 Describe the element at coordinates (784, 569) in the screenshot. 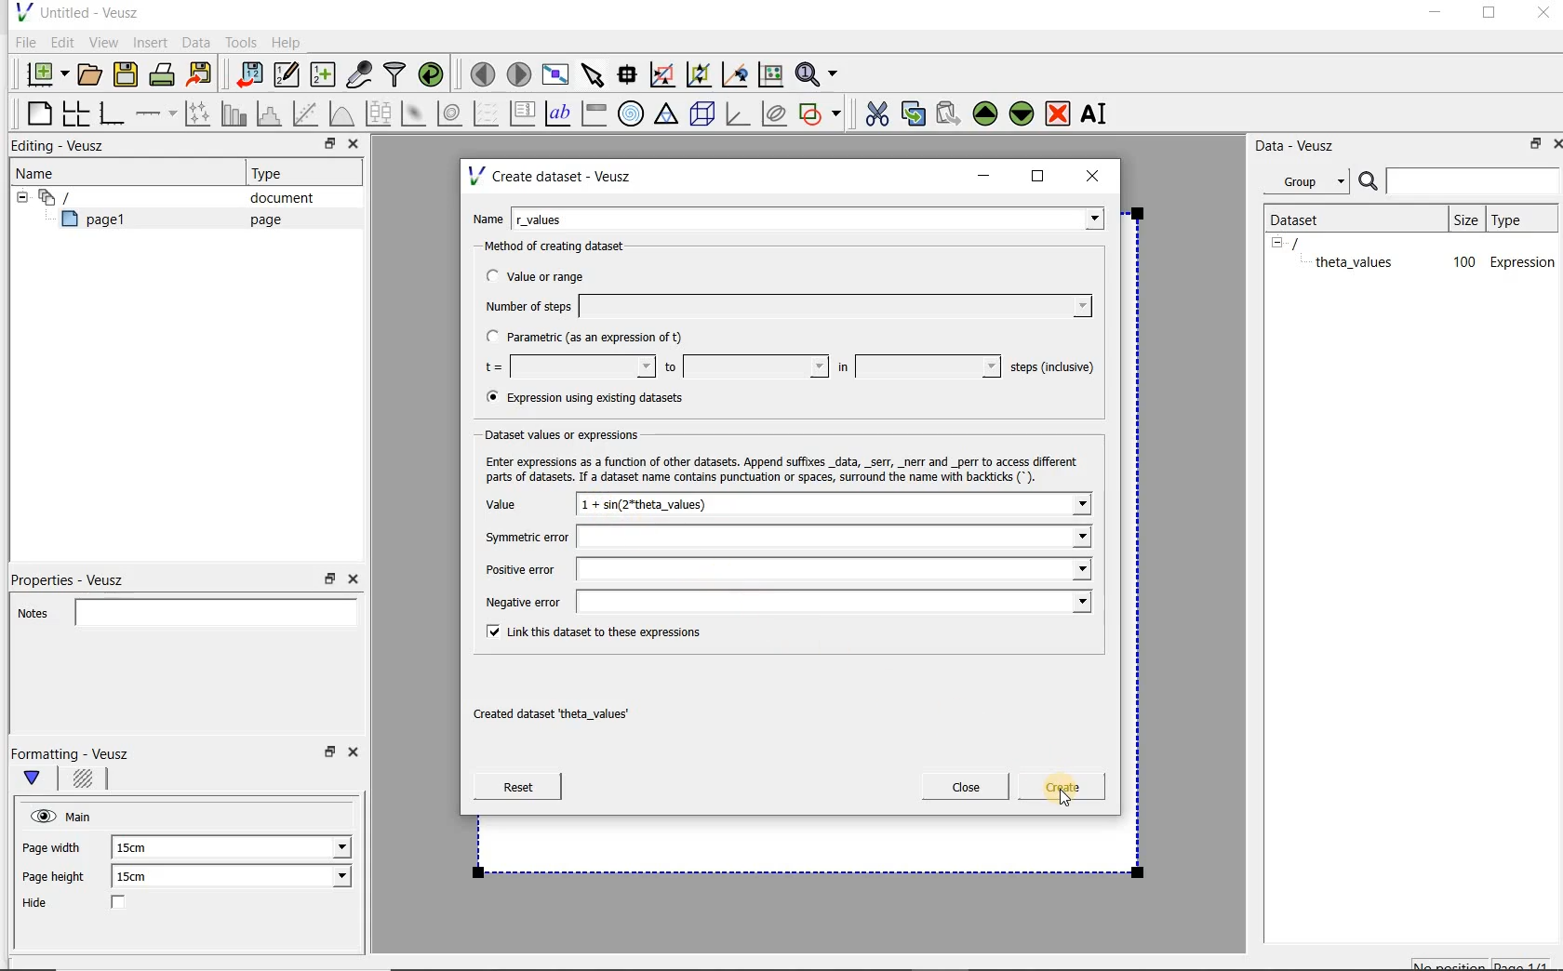

I see `Positive error` at that location.